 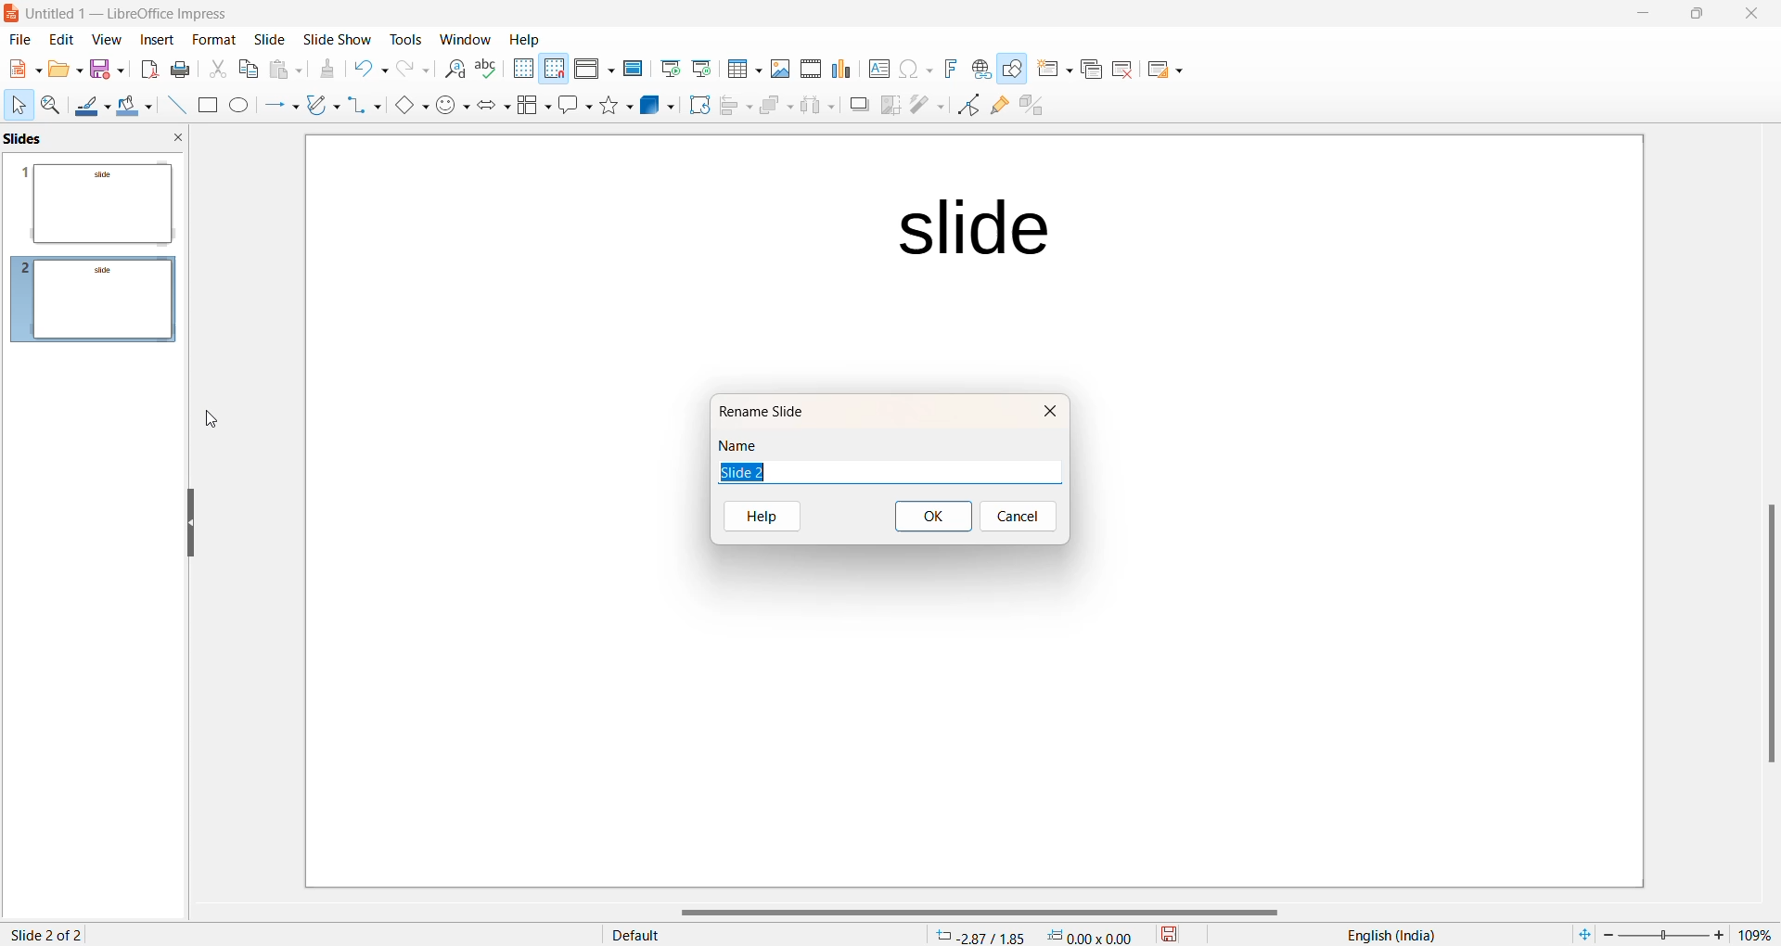 What do you see at coordinates (332, 70) in the screenshot?
I see `Clone formatting` at bounding box center [332, 70].